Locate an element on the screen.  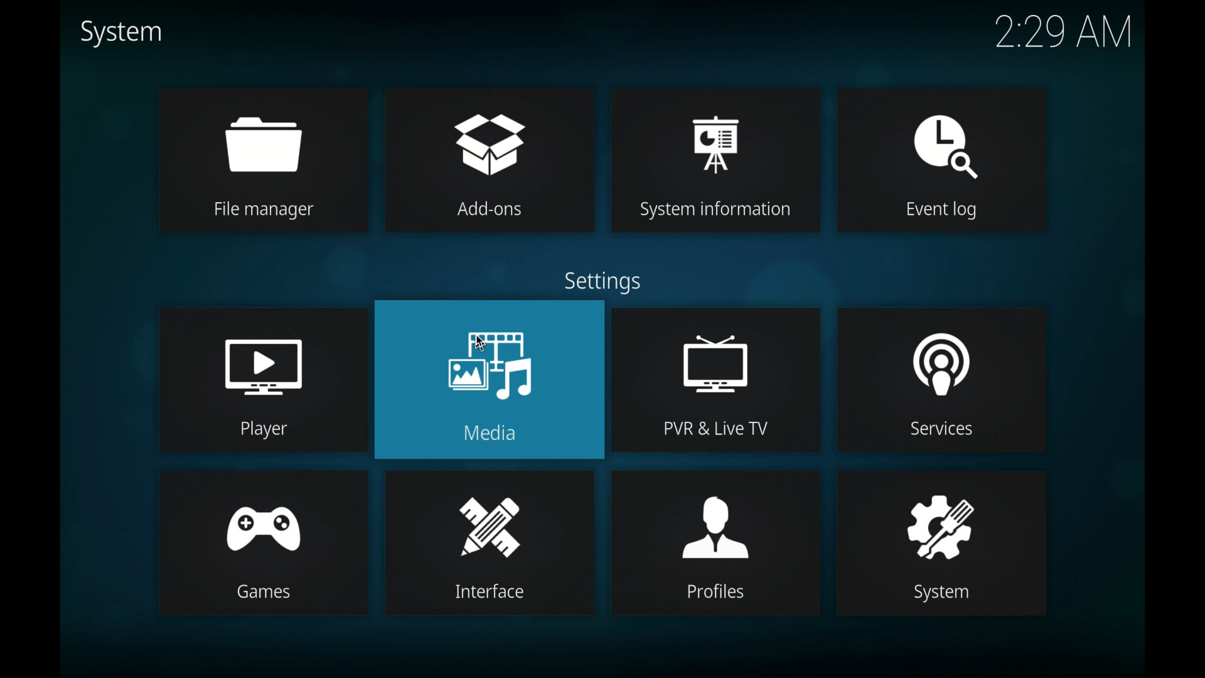
Interface is located at coordinates (496, 590).